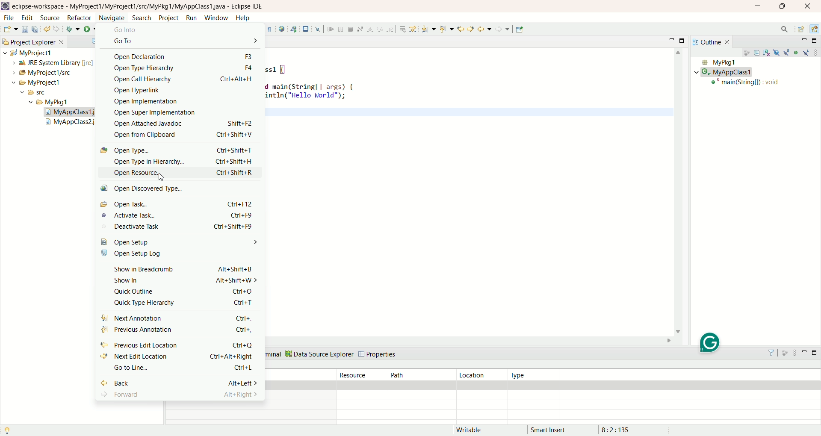 The width and height of the screenshot is (821, 436). Describe the element at coordinates (142, 18) in the screenshot. I see `search` at that location.